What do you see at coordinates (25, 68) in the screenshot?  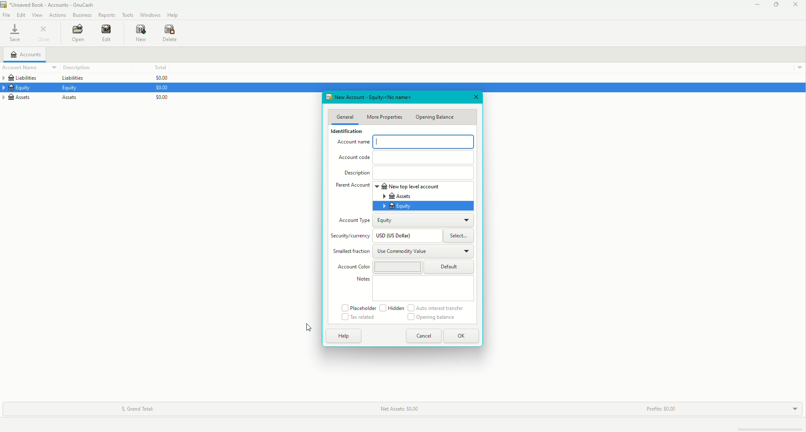 I see `Account Name` at bounding box center [25, 68].